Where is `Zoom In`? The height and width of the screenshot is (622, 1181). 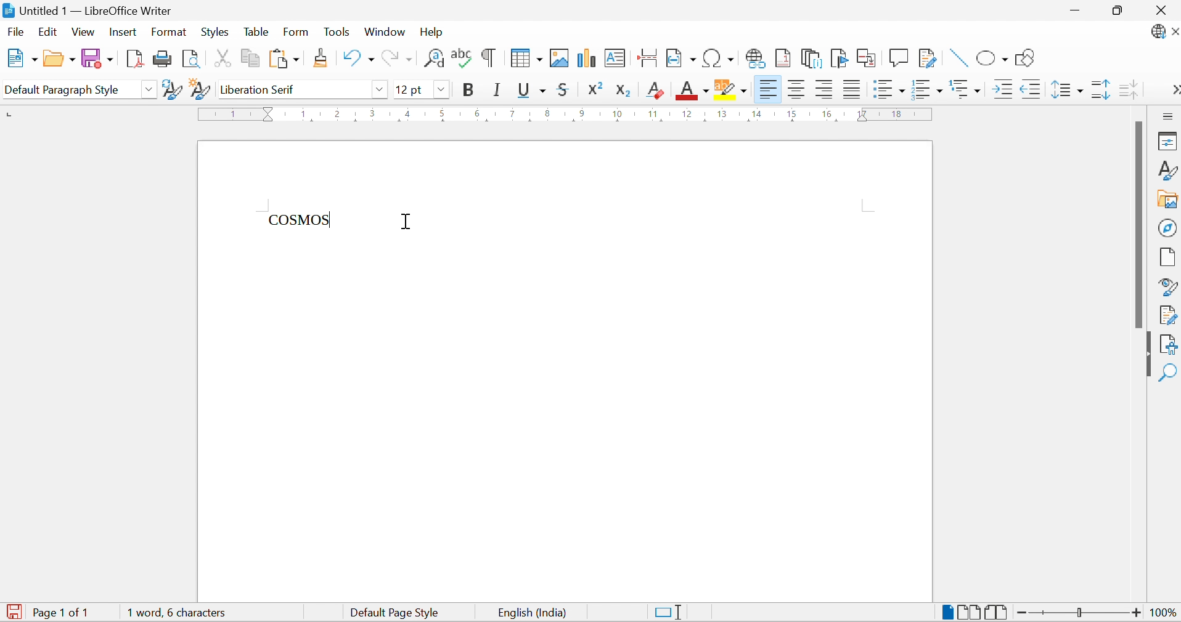
Zoom In is located at coordinates (1135, 614).